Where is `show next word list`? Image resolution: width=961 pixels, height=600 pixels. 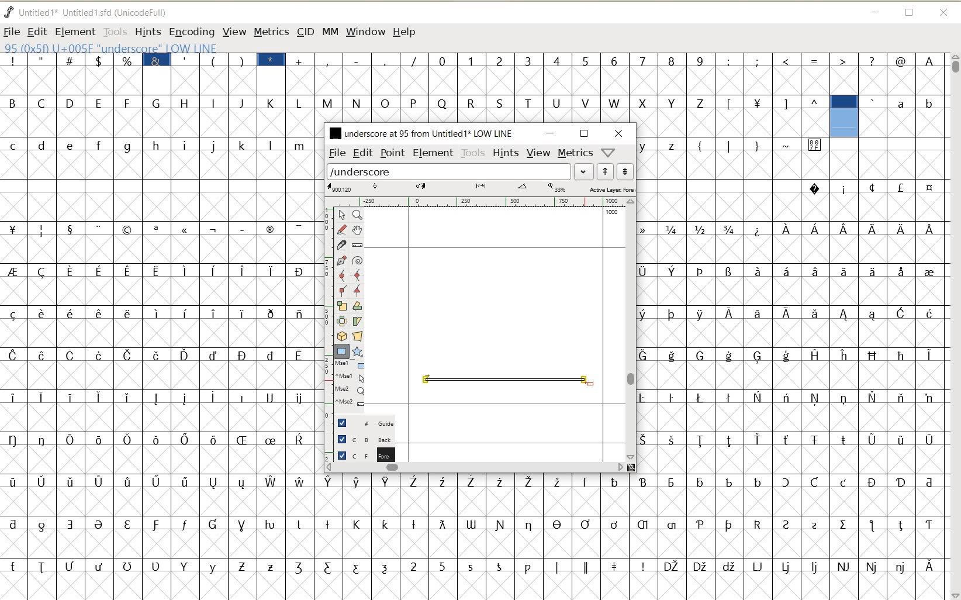 show next word list is located at coordinates (625, 171).